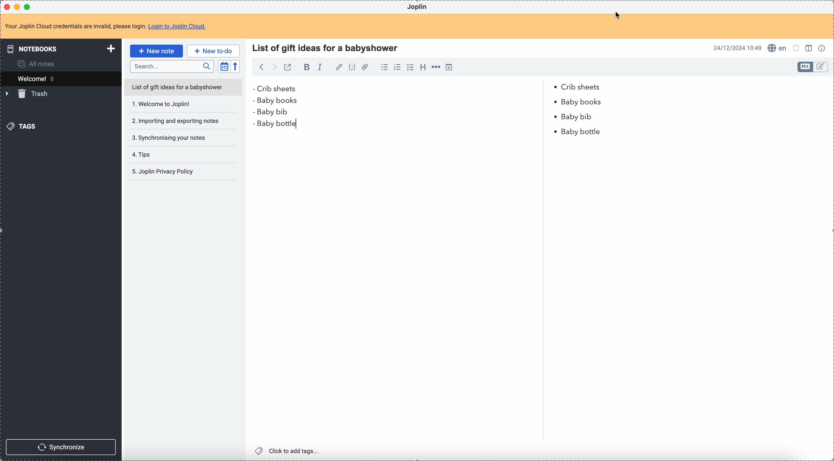  Describe the element at coordinates (410, 68) in the screenshot. I see `checklist` at that location.